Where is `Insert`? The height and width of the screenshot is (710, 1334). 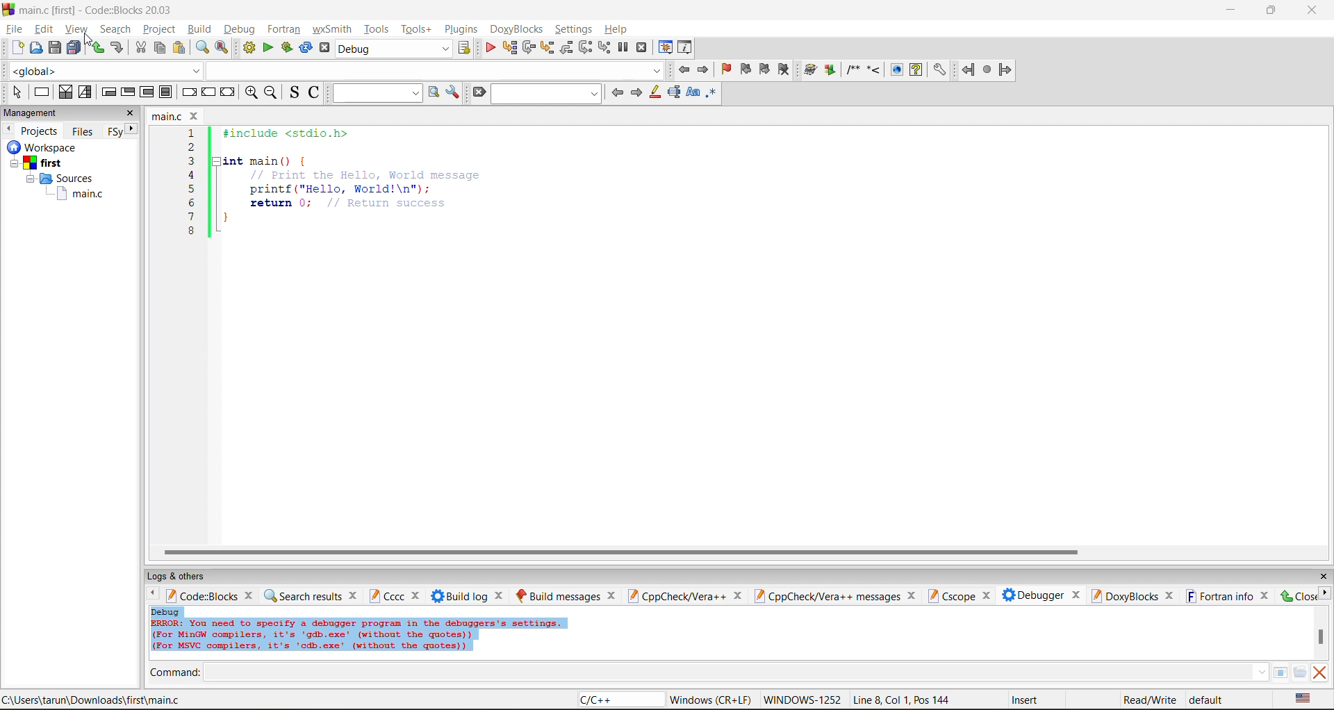
Insert is located at coordinates (1028, 700).